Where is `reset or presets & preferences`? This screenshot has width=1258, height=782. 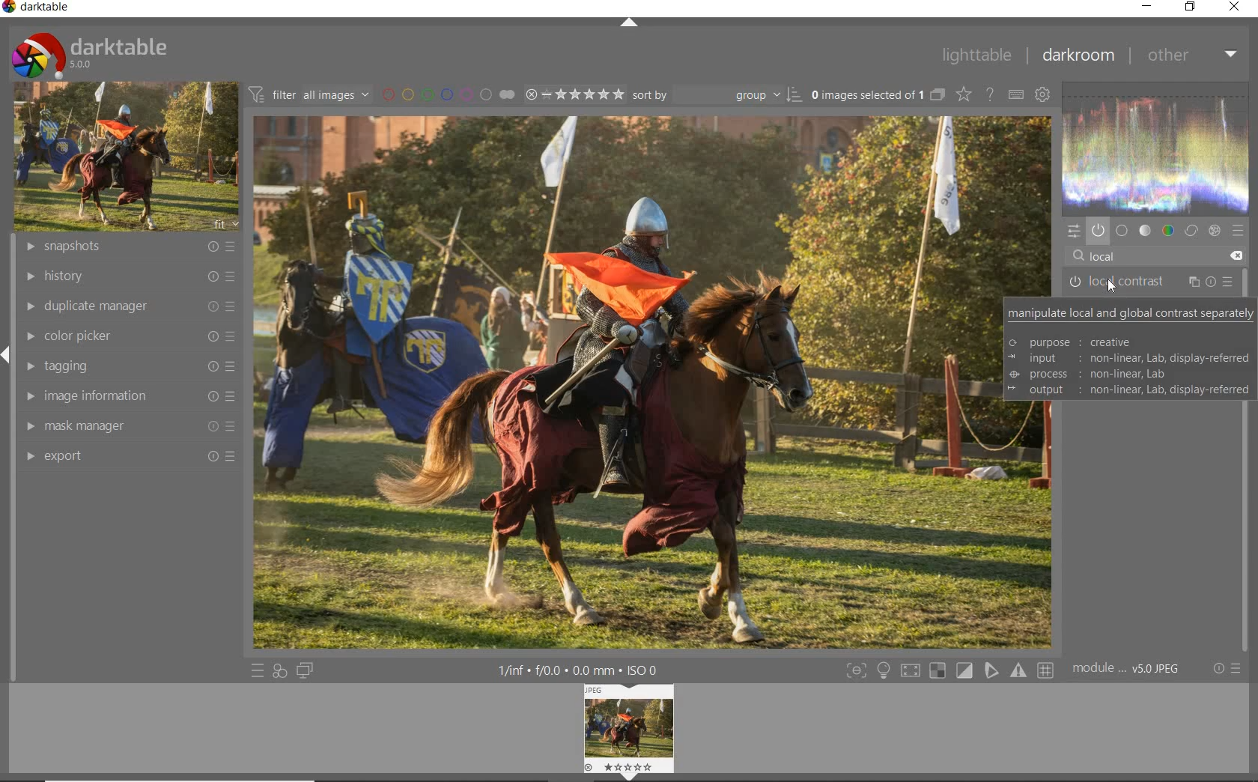
reset or presets & preferences is located at coordinates (1226, 668).